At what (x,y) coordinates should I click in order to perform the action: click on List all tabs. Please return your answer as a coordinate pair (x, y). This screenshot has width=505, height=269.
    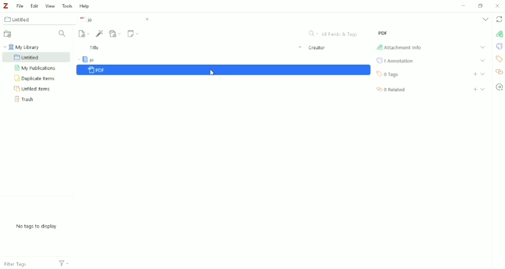
    Looking at the image, I should click on (485, 19).